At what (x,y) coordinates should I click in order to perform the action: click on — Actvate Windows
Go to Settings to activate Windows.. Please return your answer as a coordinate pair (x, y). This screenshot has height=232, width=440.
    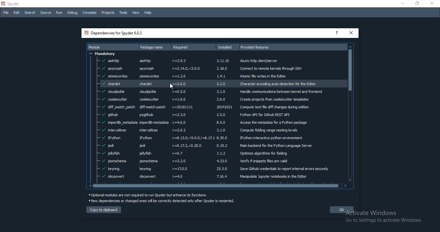
    Looking at the image, I should click on (386, 217).